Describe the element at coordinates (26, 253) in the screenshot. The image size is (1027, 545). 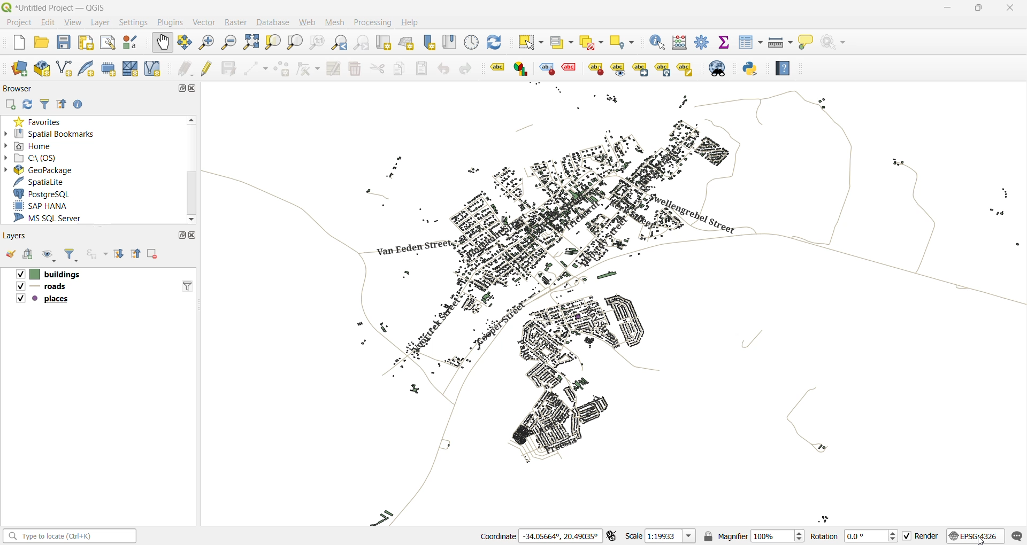
I see `add` at that location.